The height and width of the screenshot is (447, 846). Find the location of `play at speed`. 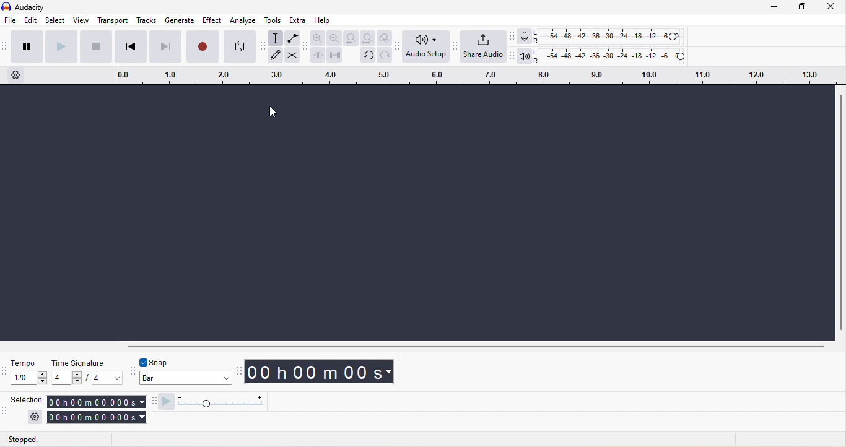

play at speed is located at coordinates (220, 402).